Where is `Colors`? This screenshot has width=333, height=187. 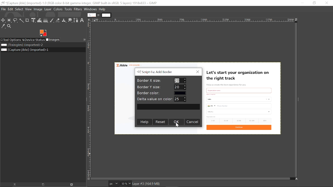
Colors is located at coordinates (58, 9).